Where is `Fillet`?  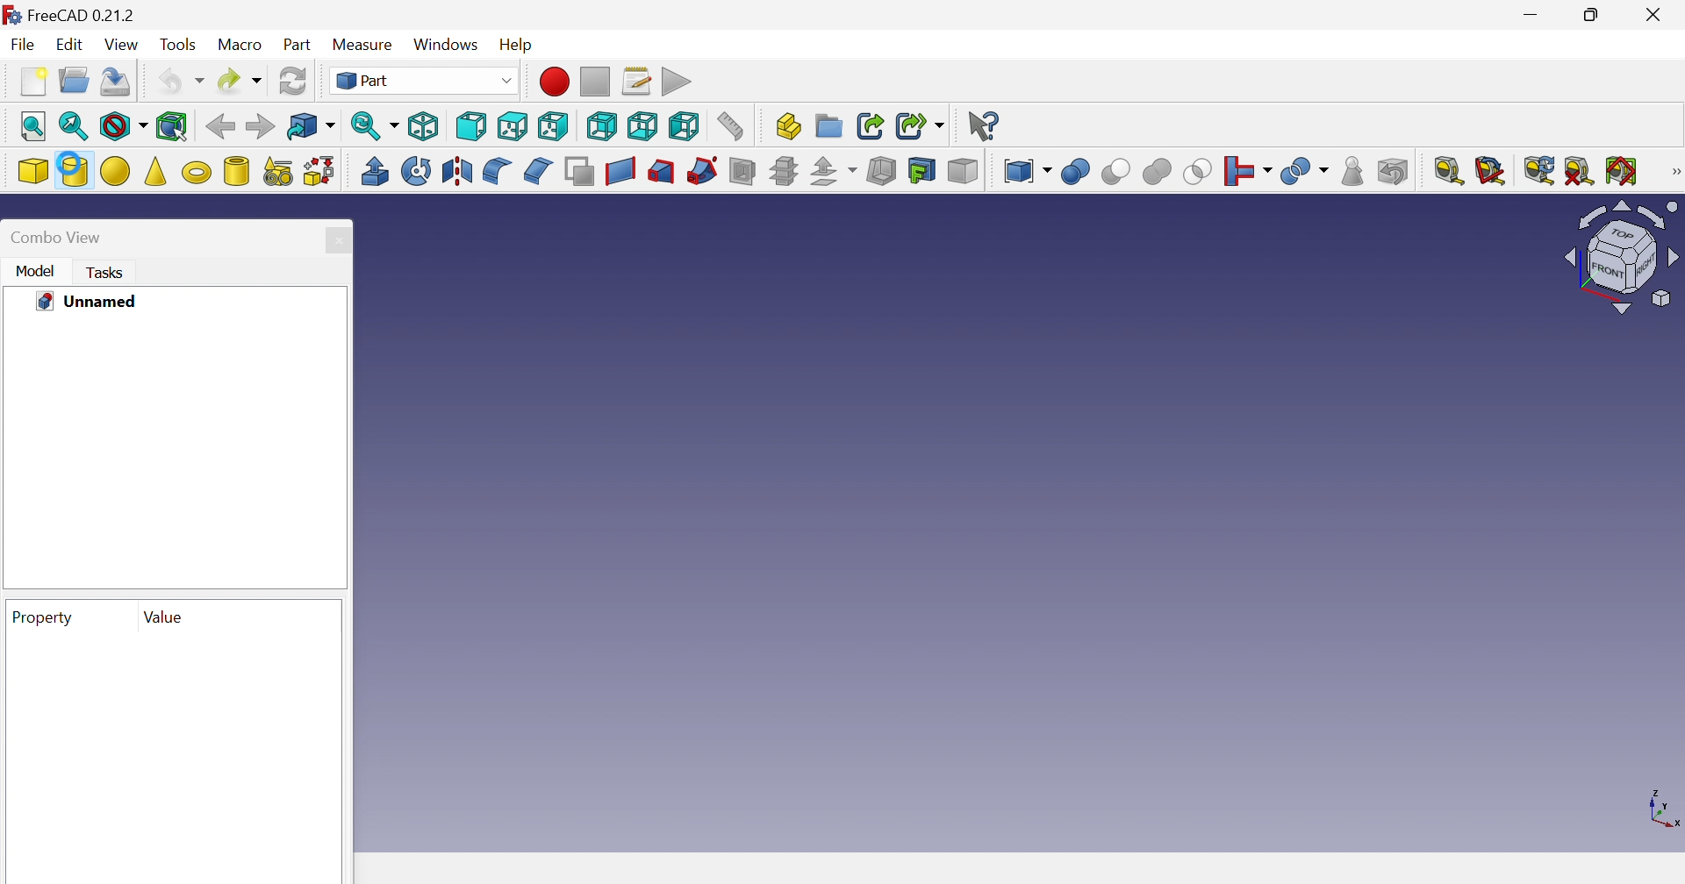 Fillet is located at coordinates (496, 171).